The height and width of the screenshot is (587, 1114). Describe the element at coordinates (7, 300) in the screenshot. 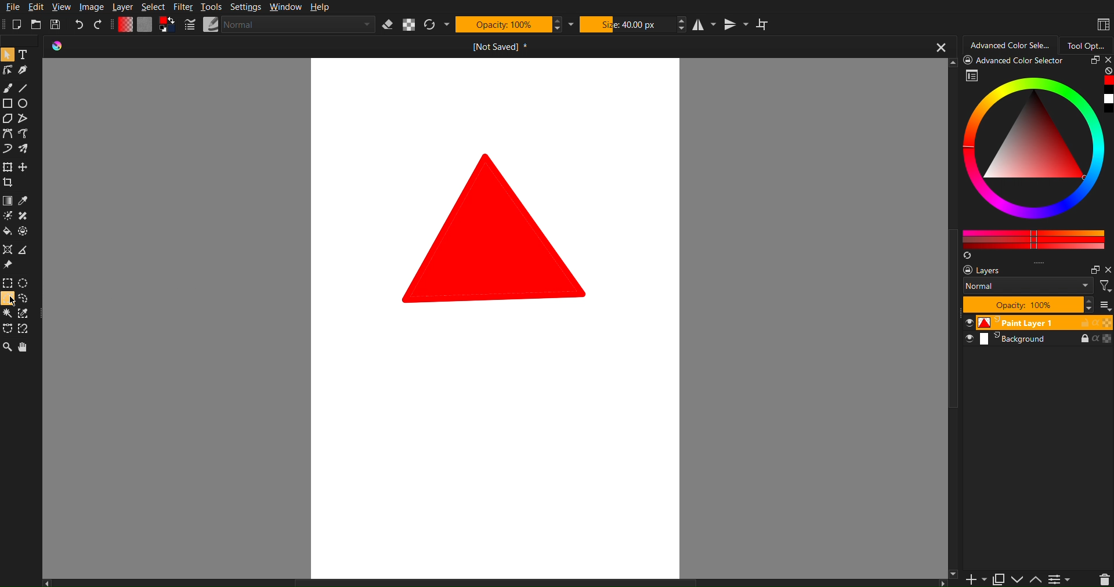

I see `Cursor` at that location.